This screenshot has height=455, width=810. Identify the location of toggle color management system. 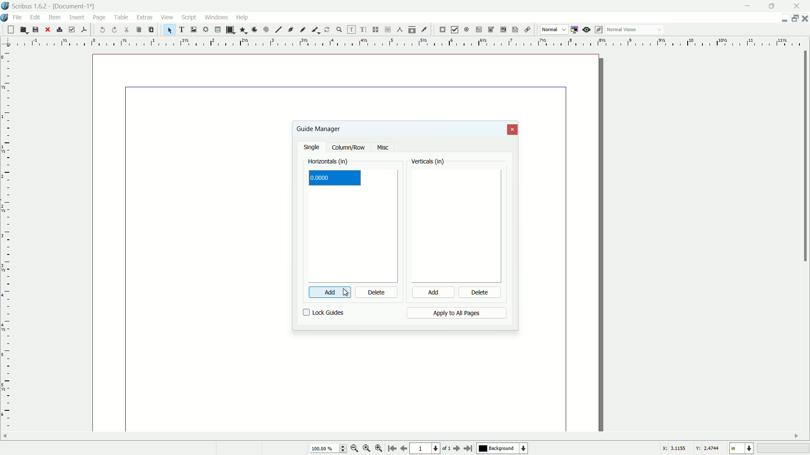
(575, 29).